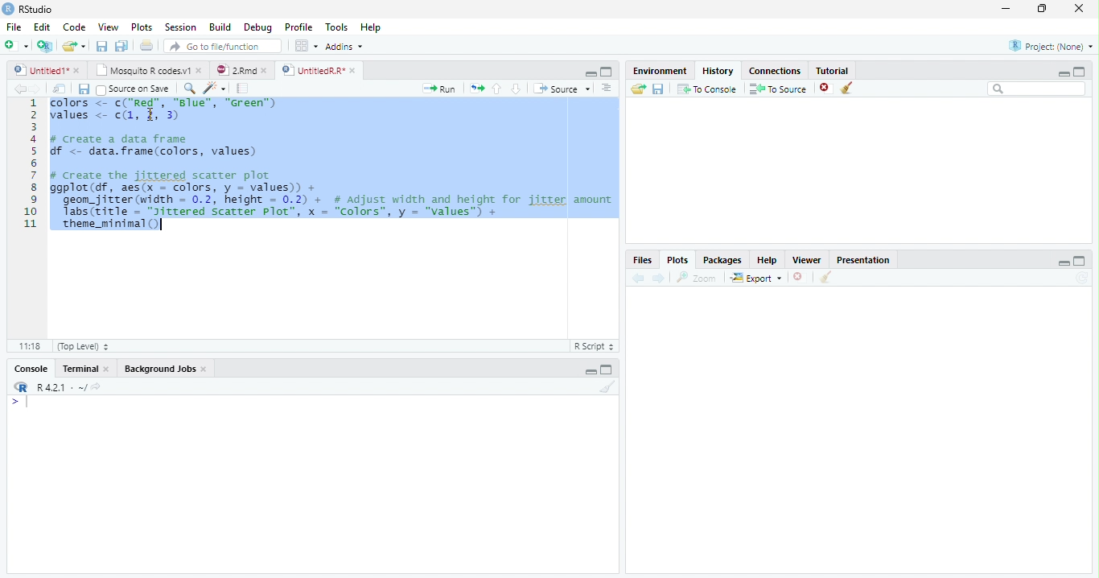  What do you see at coordinates (718, 71) in the screenshot?
I see `History` at bounding box center [718, 71].